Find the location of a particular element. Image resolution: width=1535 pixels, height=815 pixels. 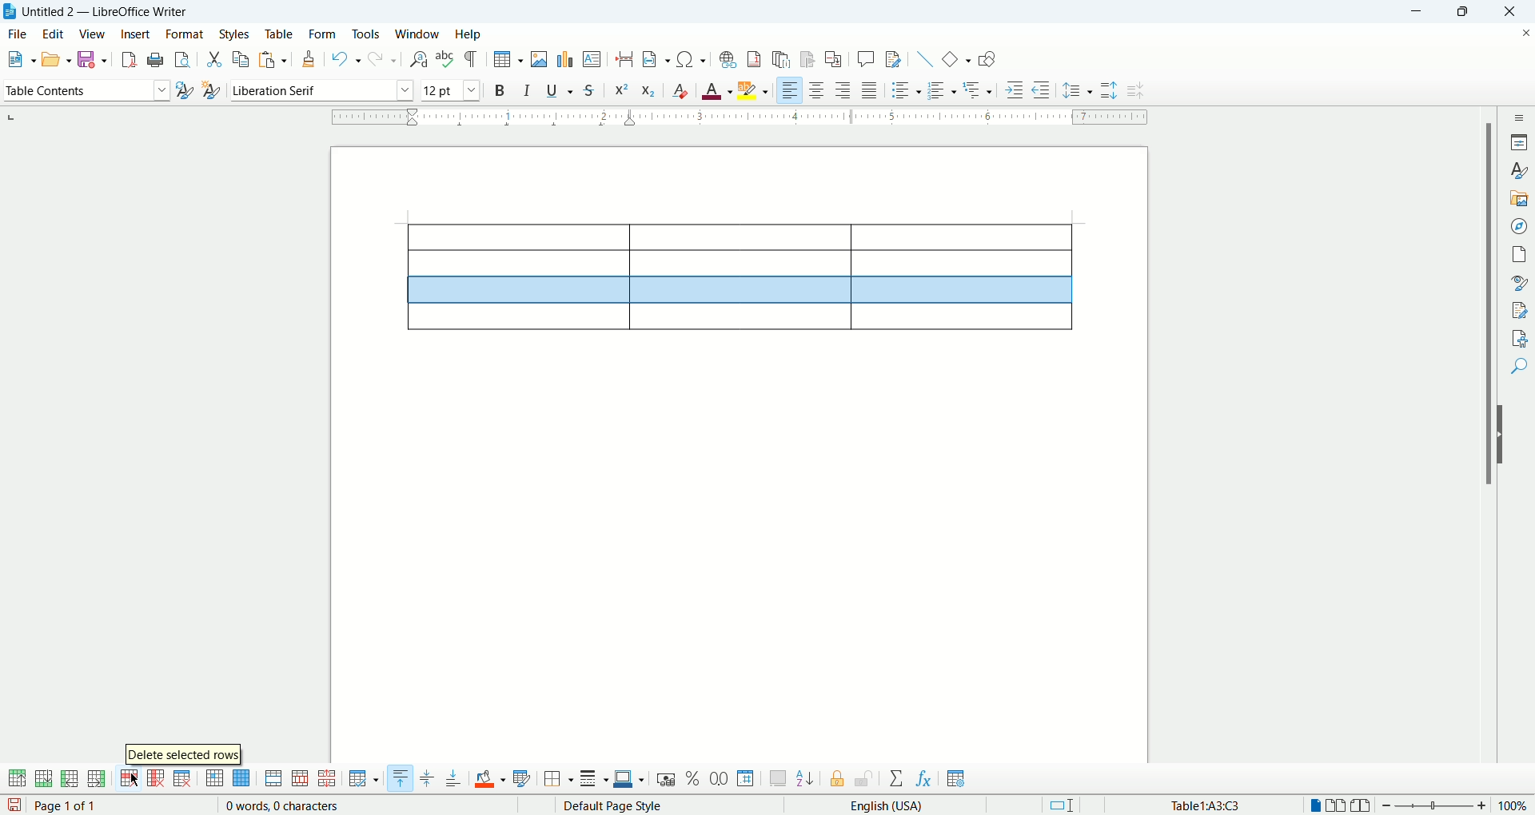

insert chart is located at coordinates (564, 58).